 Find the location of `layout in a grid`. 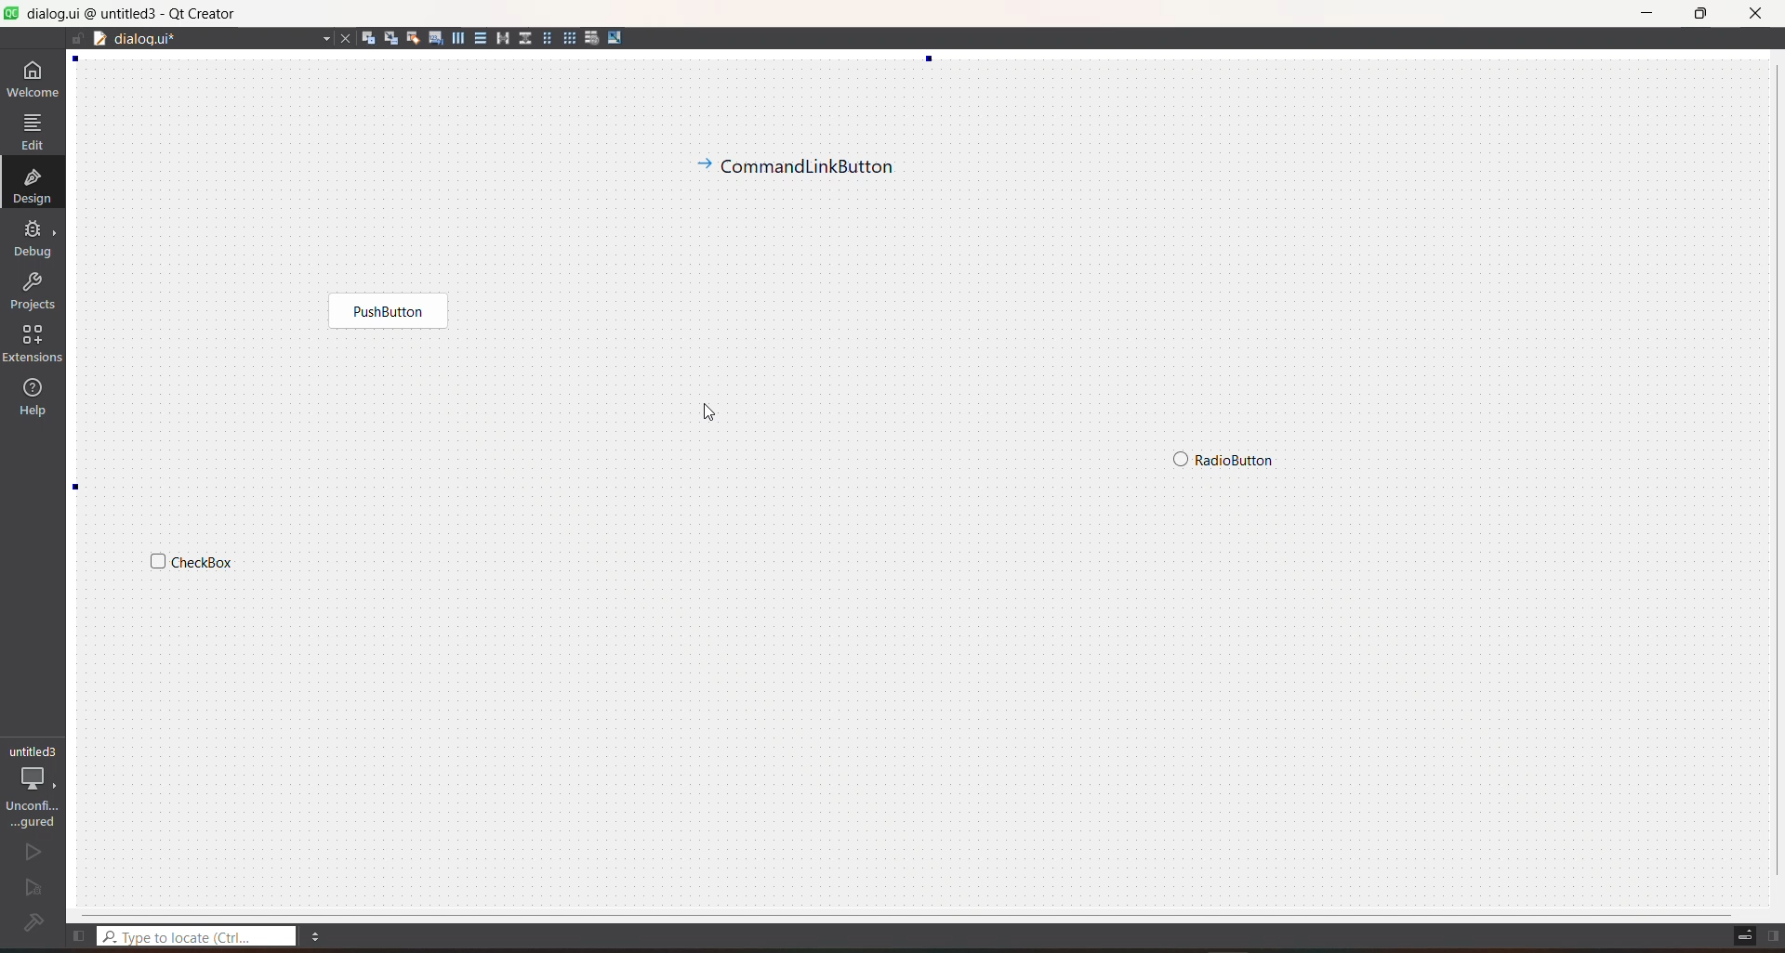

layout in a grid is located at coordinates (570, 37).